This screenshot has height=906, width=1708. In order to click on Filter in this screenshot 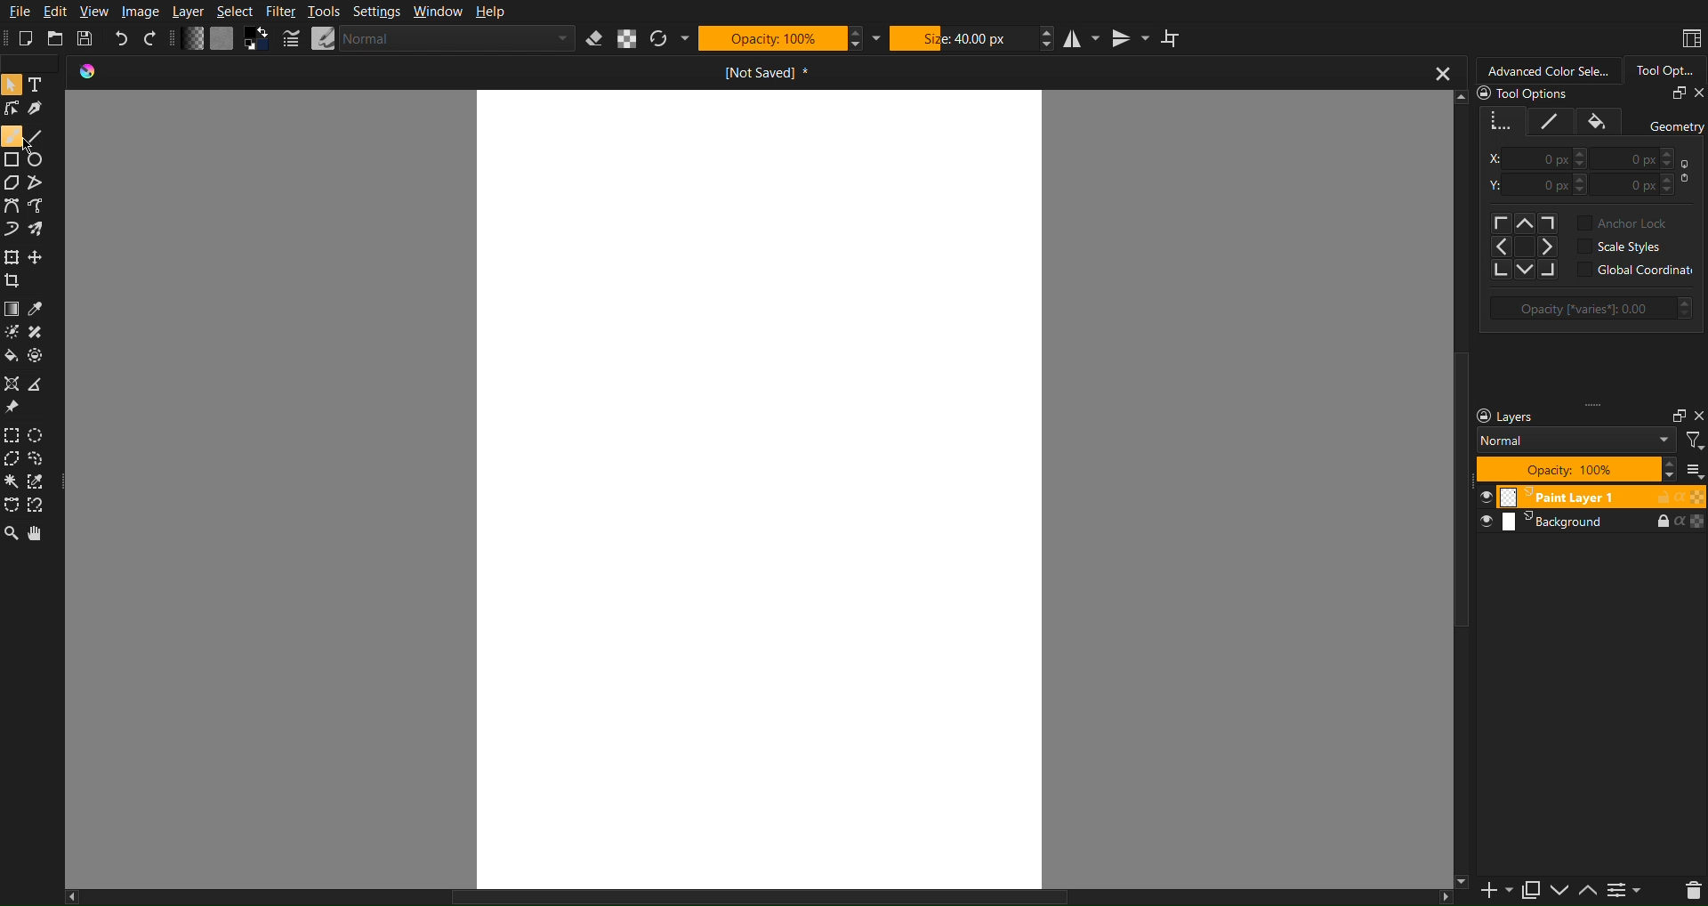, I will do `click(1695, 441)`.